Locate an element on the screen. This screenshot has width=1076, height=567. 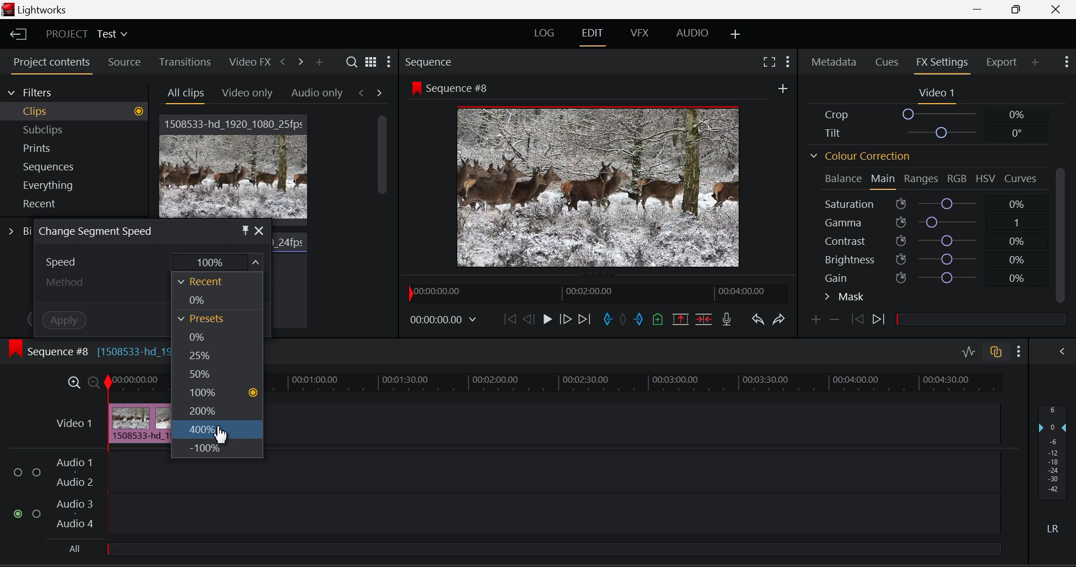
Audio Input checkbox is located at coordinates (17, 514).